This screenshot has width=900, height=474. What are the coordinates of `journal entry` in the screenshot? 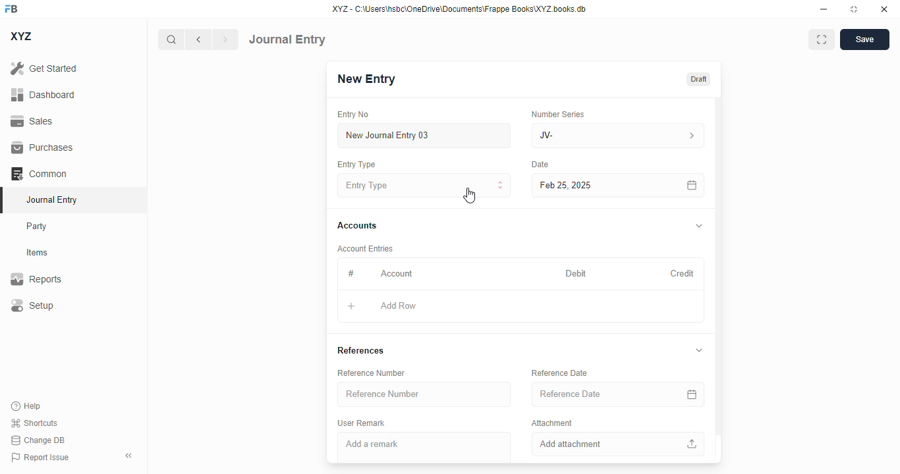 It's located at (287, 39).